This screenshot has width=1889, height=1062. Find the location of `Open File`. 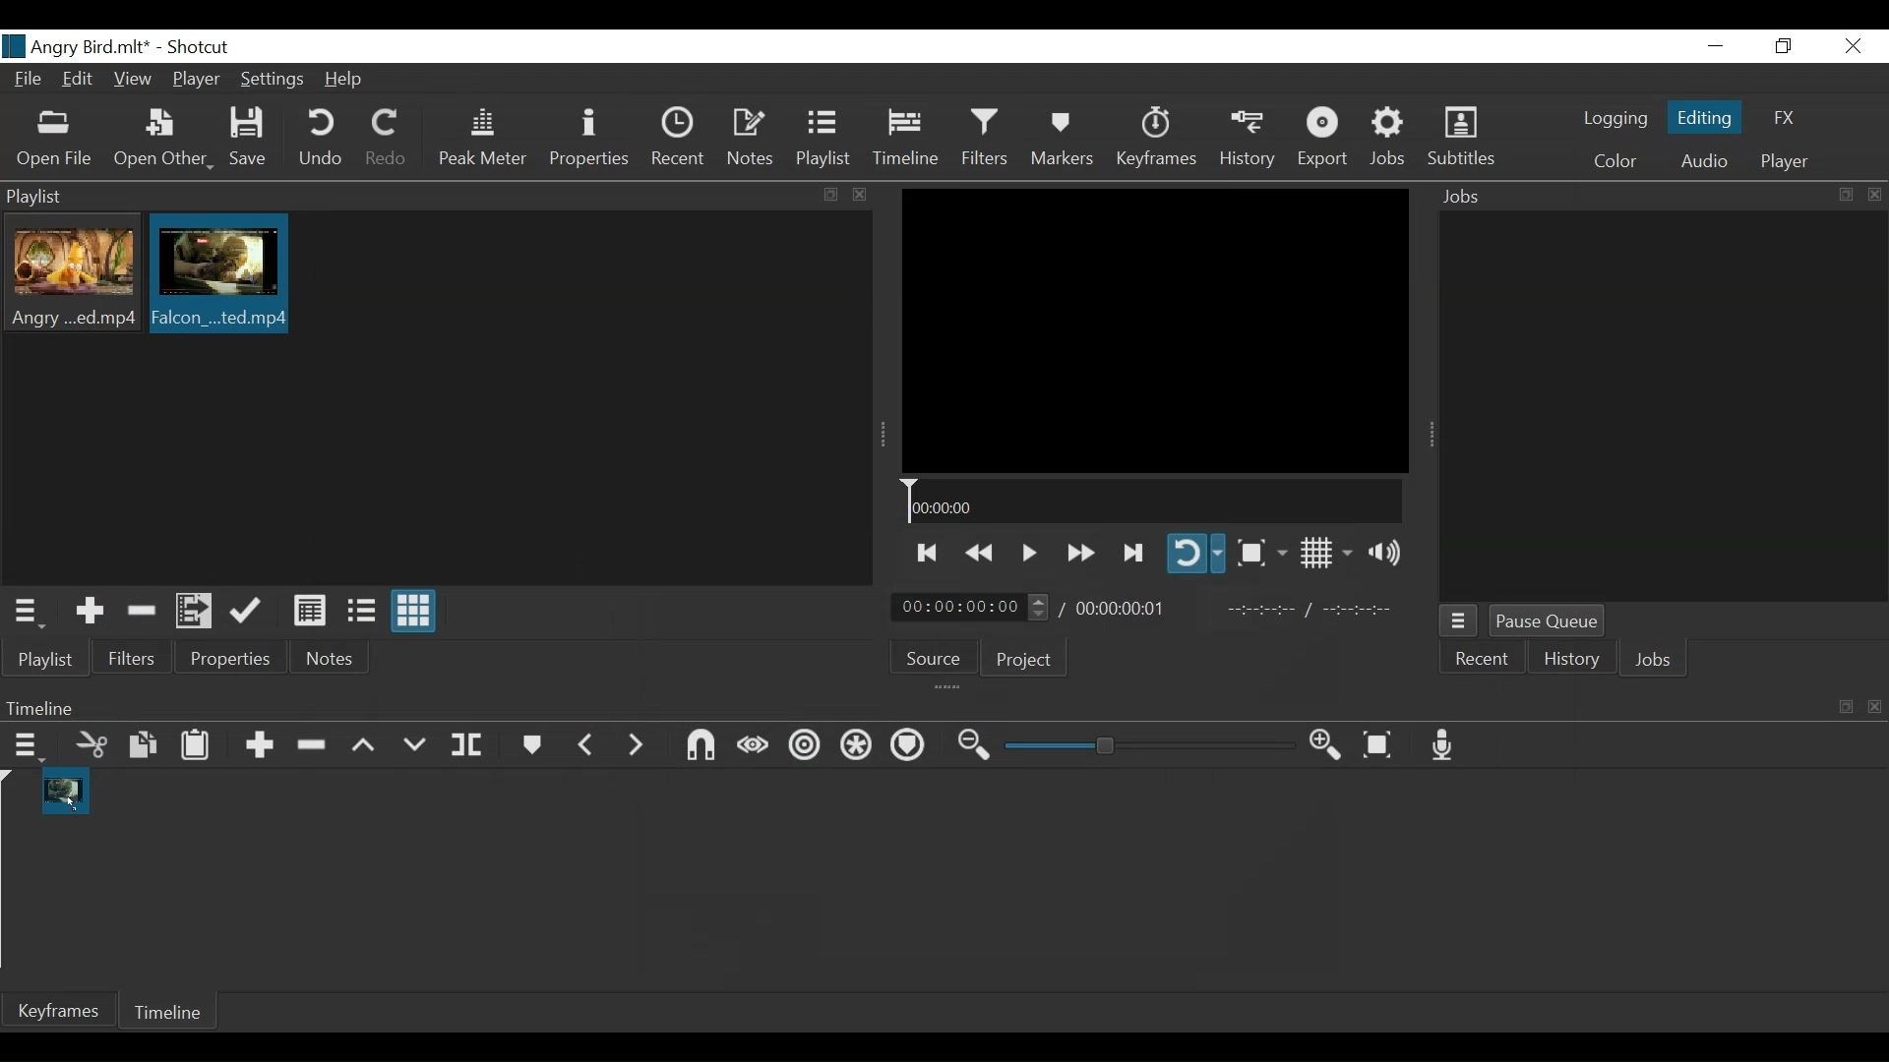

Open File is located at coordinates (55, 141).